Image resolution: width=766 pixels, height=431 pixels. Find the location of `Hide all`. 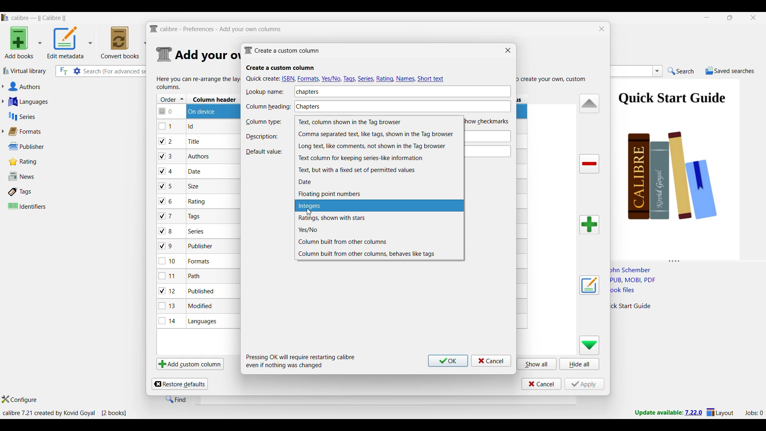

Hide all is located at coordinates (579, 364).